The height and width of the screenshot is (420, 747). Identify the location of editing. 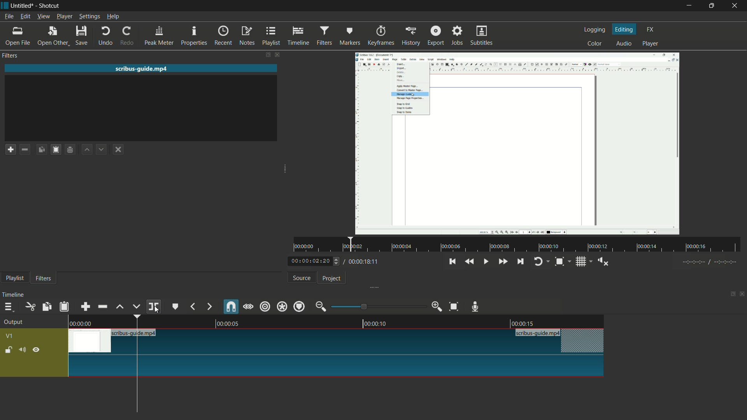
(625, 29).